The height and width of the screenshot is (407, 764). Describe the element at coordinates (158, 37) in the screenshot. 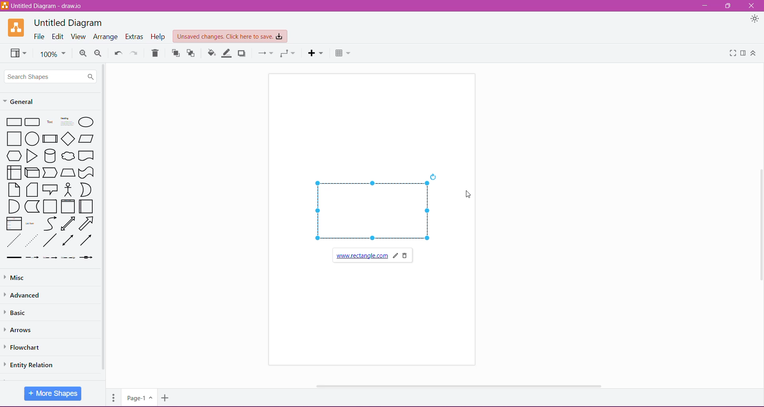

I see `Help` at that location.